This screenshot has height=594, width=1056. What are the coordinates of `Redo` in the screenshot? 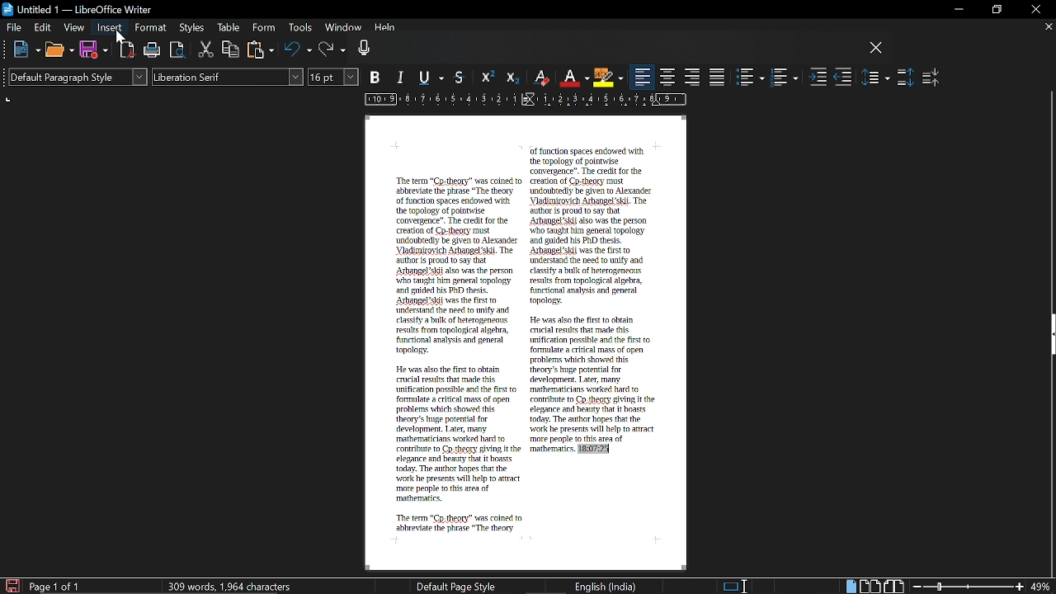 It's located at (332, 50).